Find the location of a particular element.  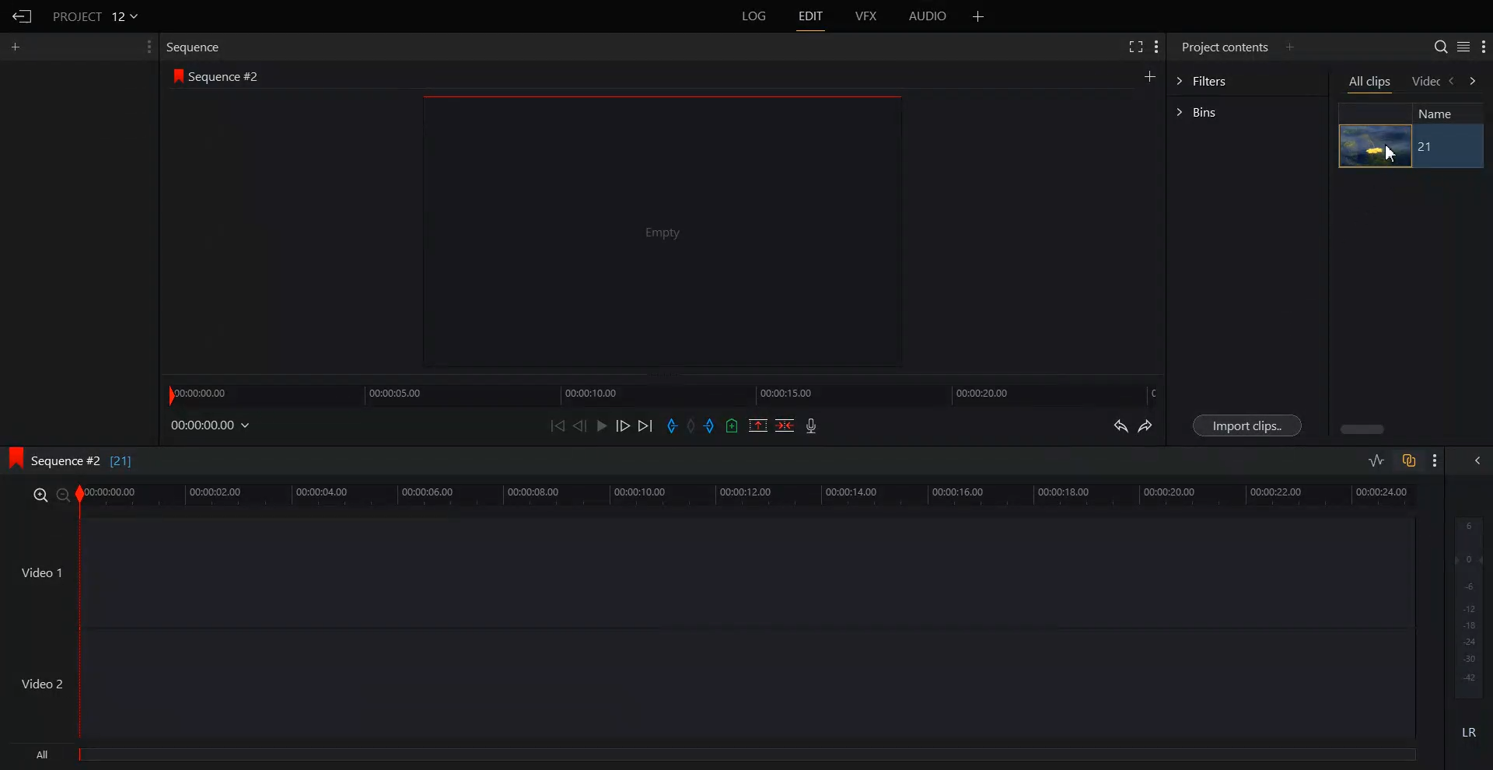

Undo is located at coordinates (1121, 425).